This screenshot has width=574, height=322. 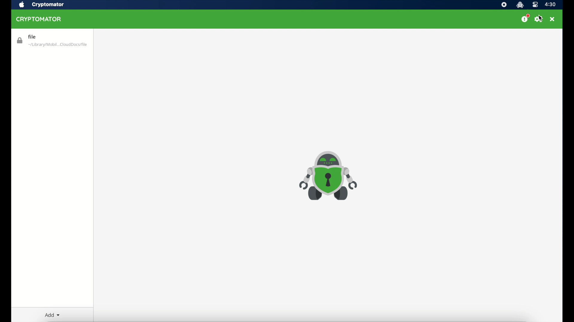 What do you see at coordinates (525, 18) in the screenshot?
I see `donate us` at bounding box center [525, 18].